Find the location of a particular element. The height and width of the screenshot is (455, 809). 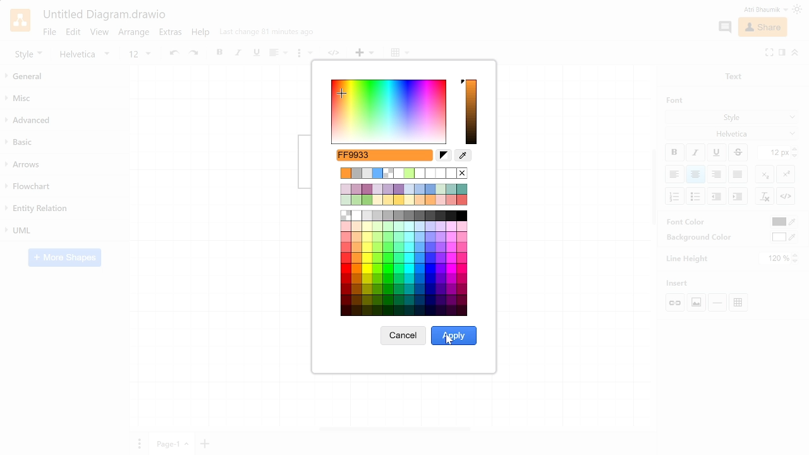

Strikethrough is located at coordinates (738, 152).